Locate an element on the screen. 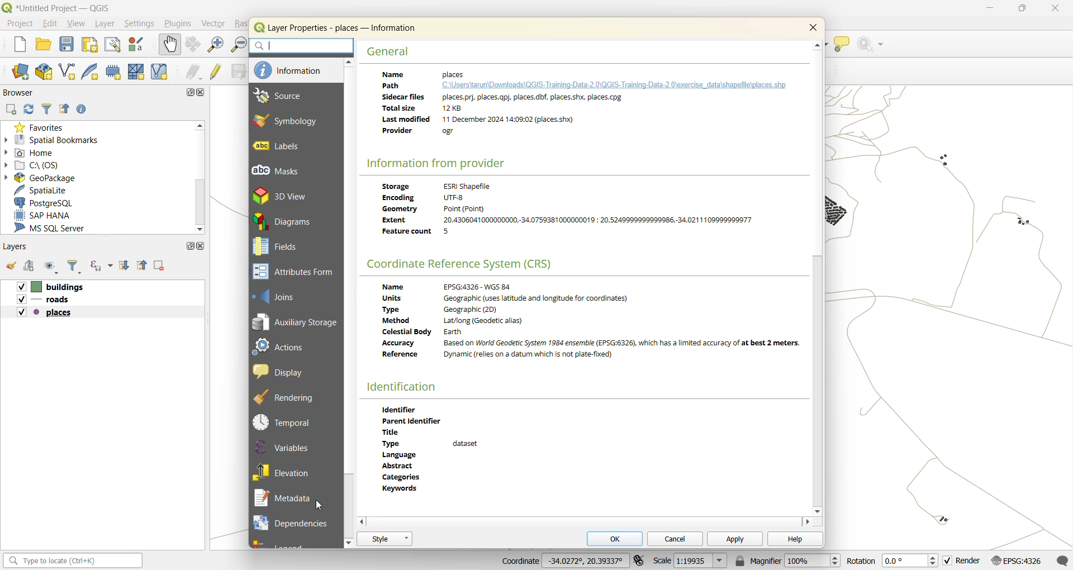  scale is located at coordinates (693, 562).